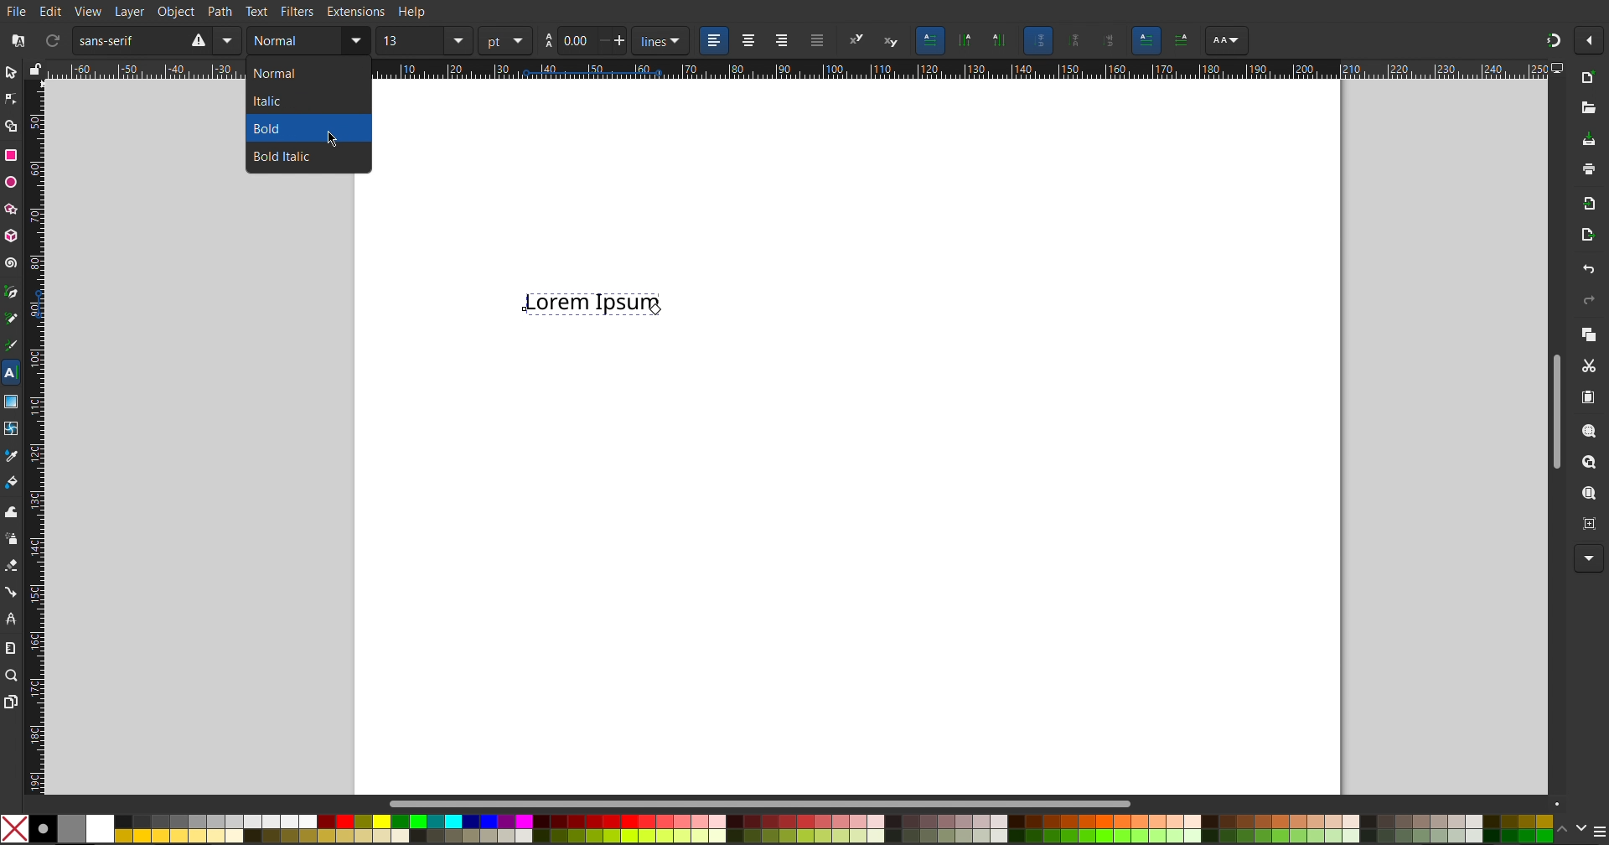  I want to click on Edit, so click(53, 10).